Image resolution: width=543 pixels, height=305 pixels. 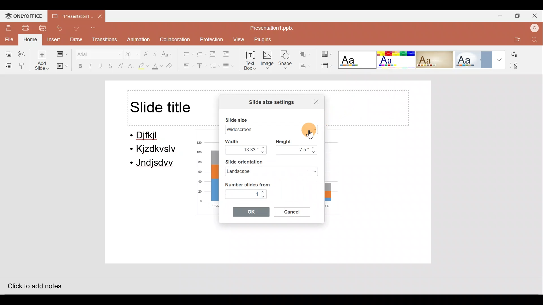 I want to click on Decrease font size, so click(x=156, y=52).